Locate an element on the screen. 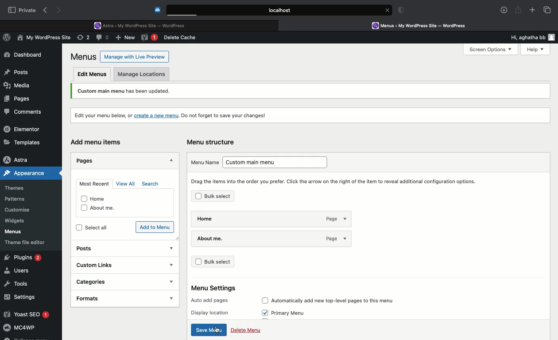  View all is located at coordinates (124, 184).